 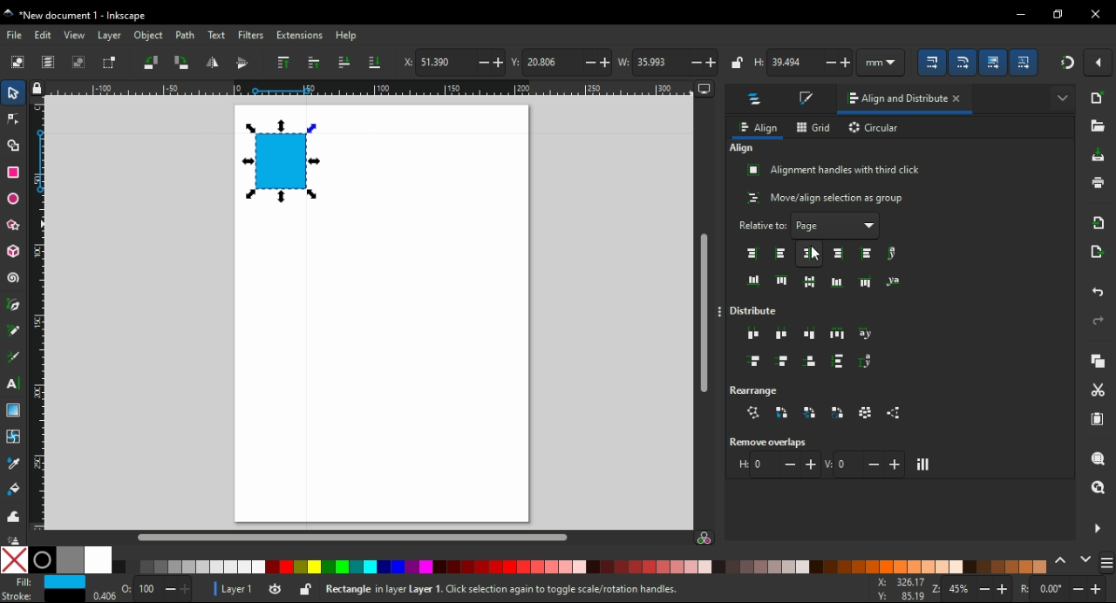 I want to click on exchange positions of selected objects - rotate around center point, so click(x=839, y=413).